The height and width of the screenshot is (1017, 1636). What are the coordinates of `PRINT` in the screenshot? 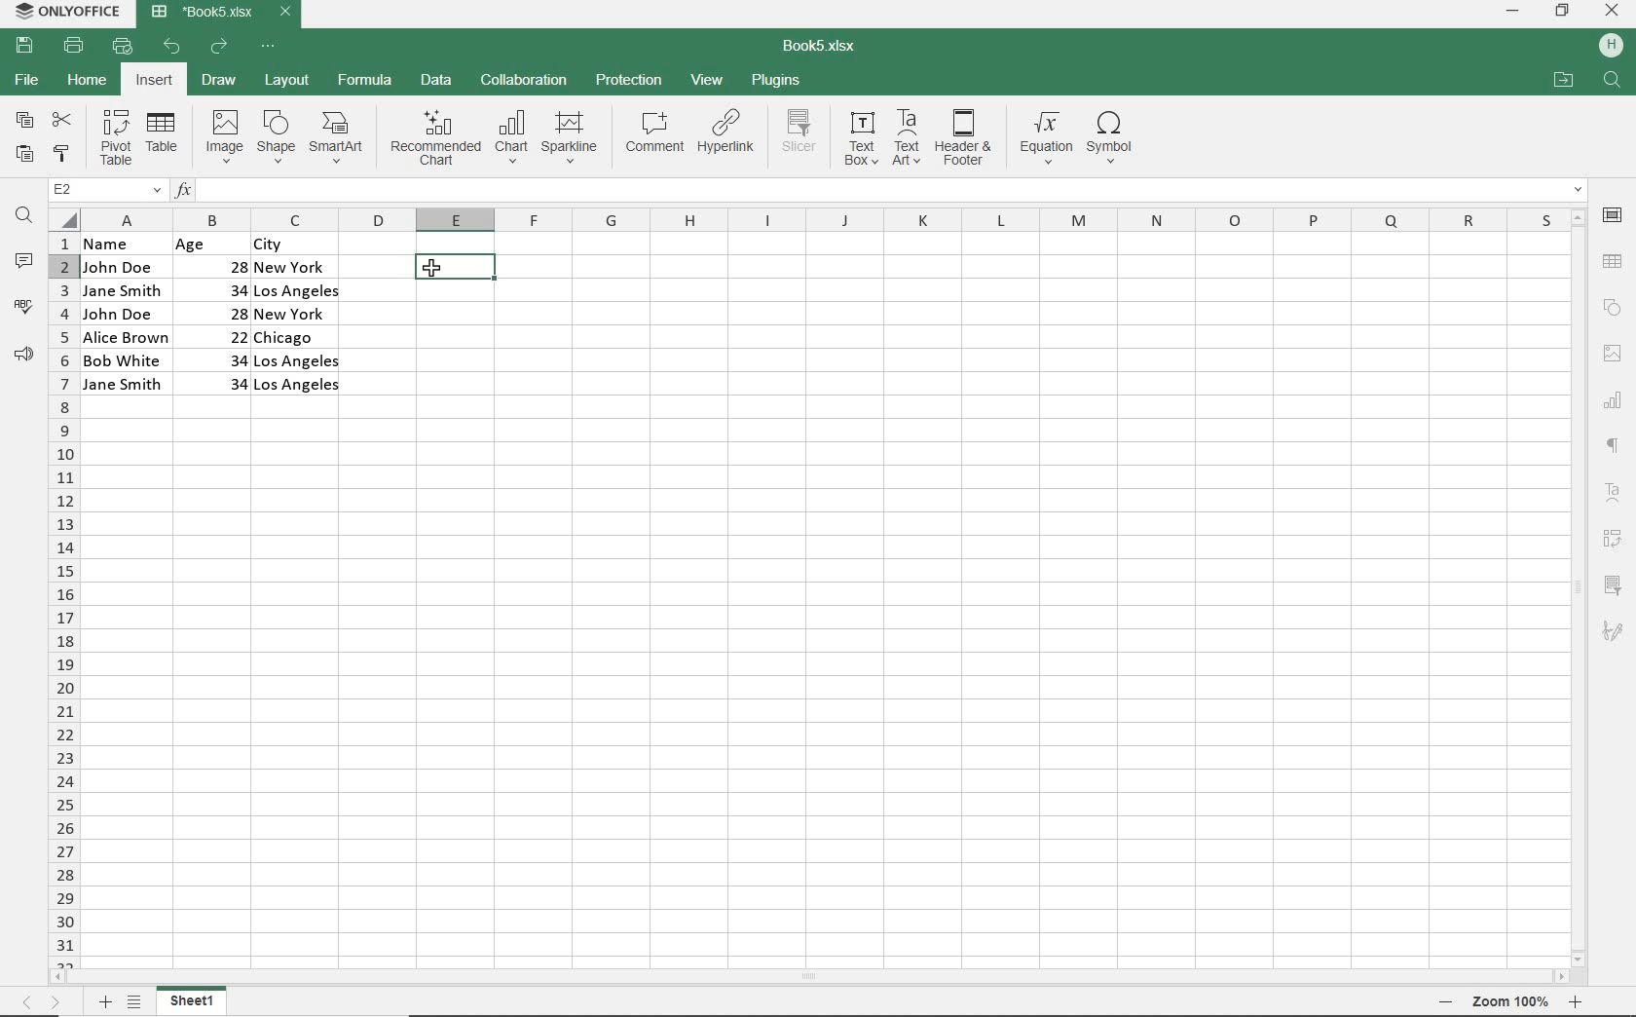 It's located at (74, 47).